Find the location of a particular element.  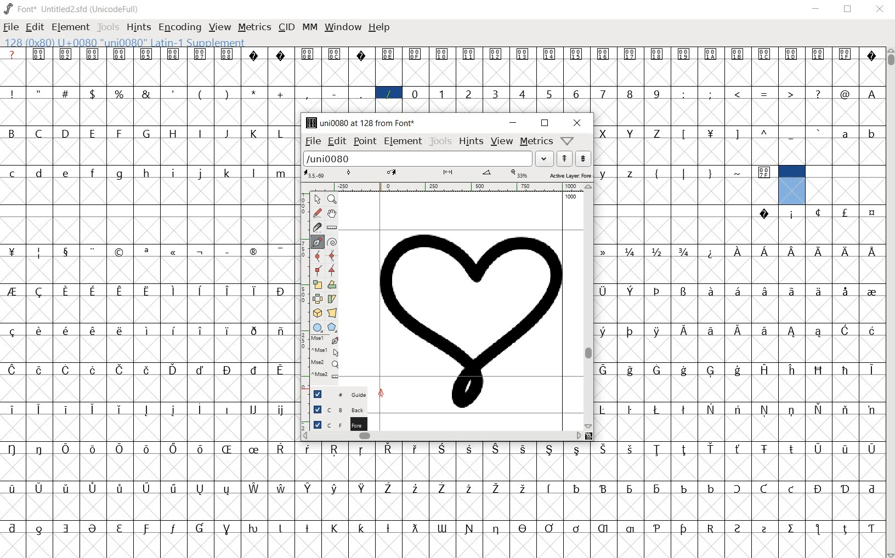

glyph is located at coordinates (764, 54).